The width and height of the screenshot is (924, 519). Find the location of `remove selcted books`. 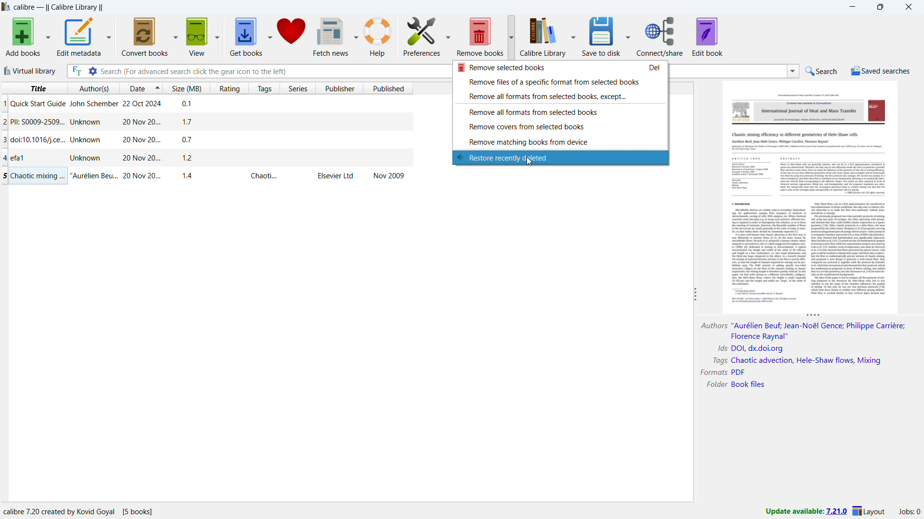

remove selcted books is located at coordinates (560, 68).